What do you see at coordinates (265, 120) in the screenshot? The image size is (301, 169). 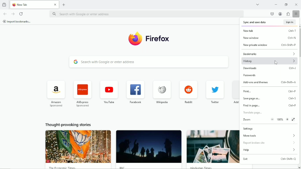 I see `Zoom` at bounding box center [265, 120].